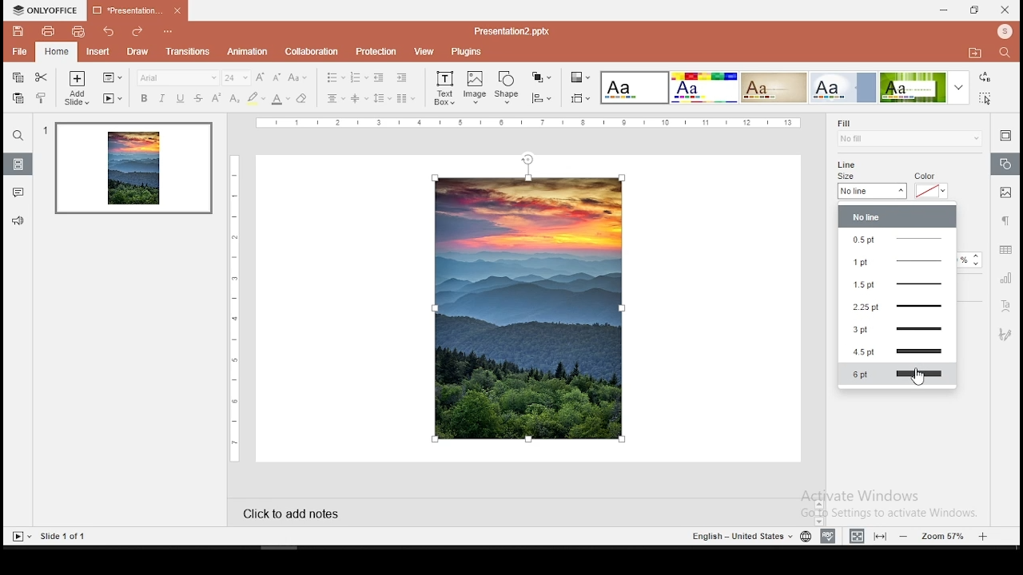  Describe the element at coordinates (178, 78) in the screenshot. I see `font` at that location.